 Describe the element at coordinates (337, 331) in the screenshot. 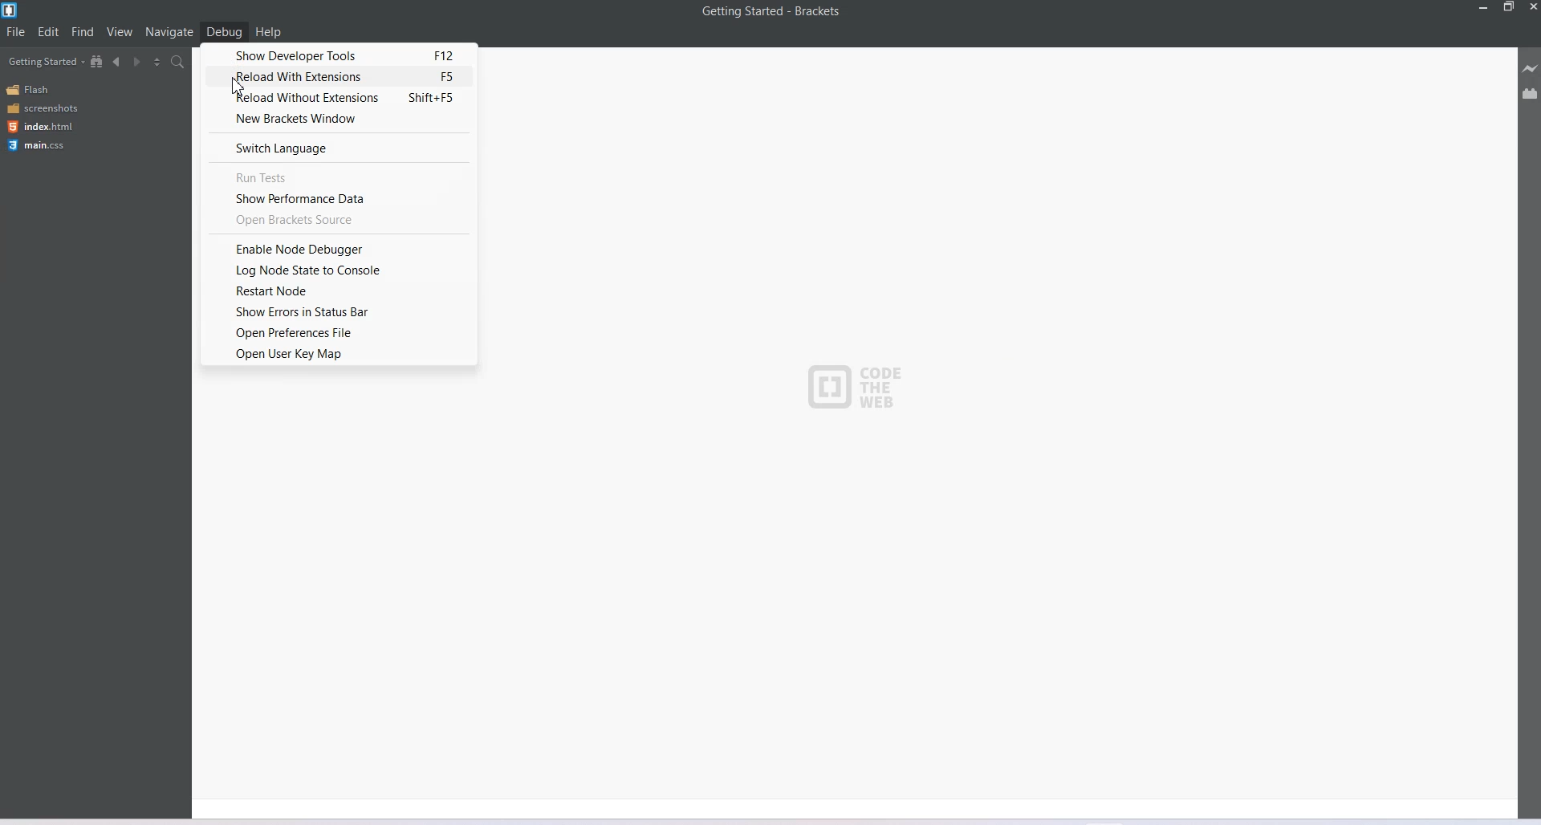

I see `open preferences file` at that location.